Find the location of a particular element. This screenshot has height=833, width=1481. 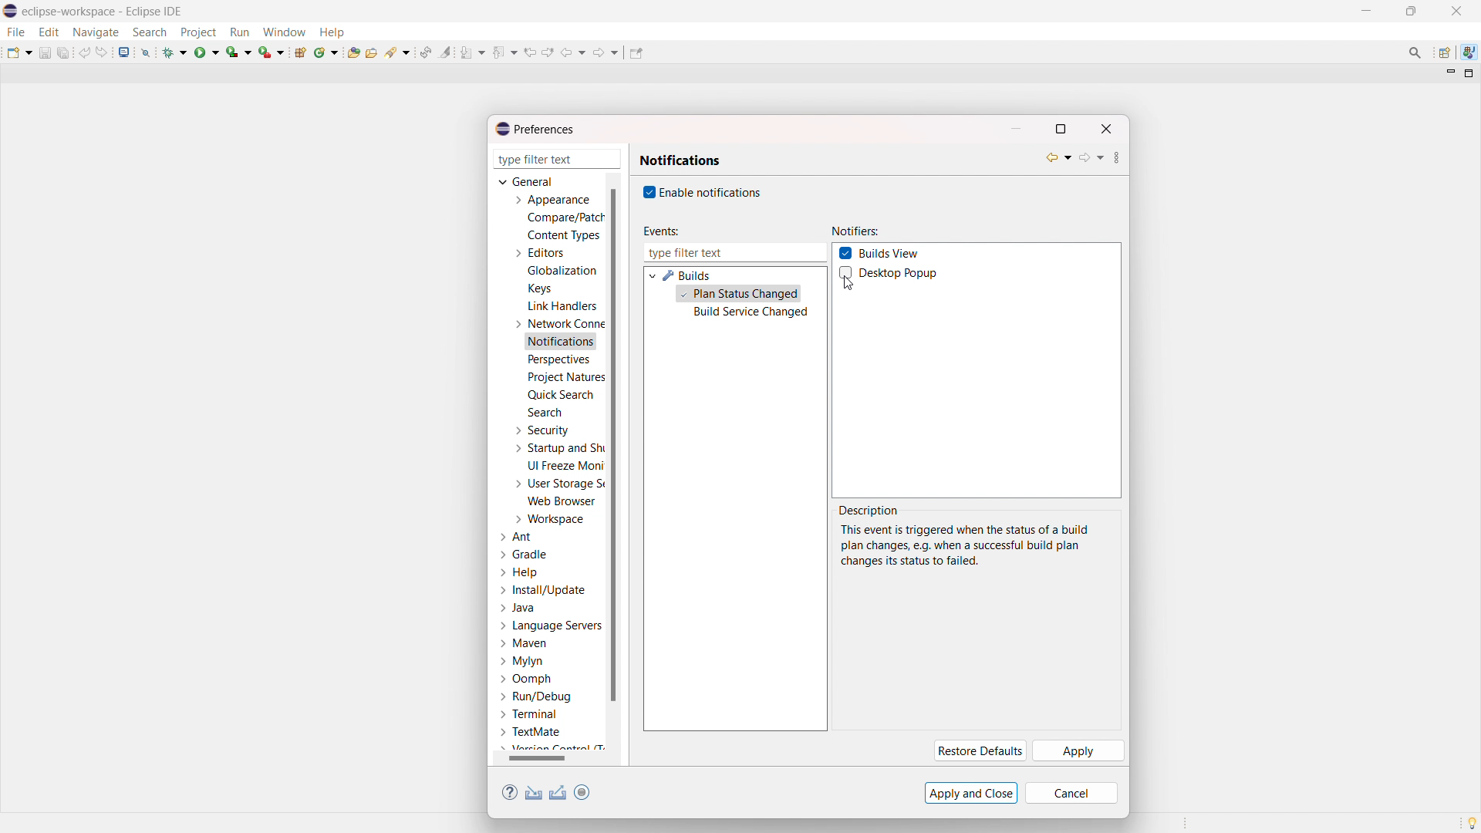

help is located at coordinates (510, 793).